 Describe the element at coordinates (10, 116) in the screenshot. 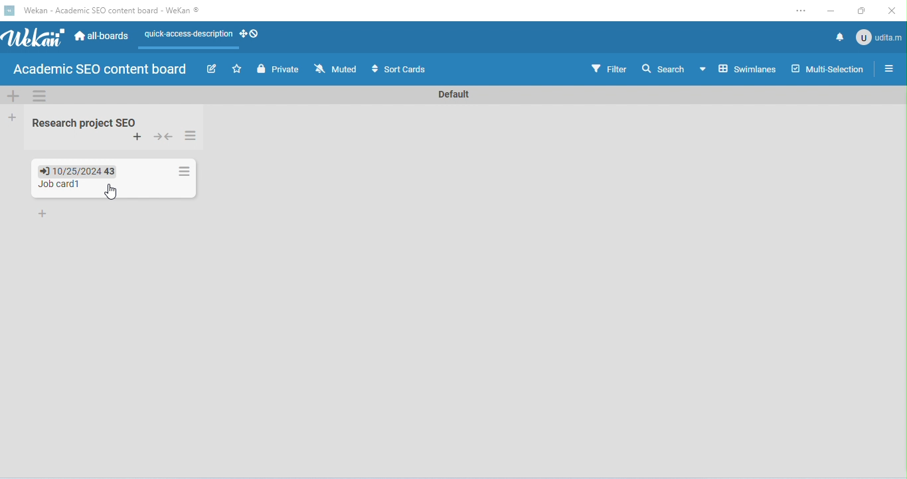

I see `add list` at that location.